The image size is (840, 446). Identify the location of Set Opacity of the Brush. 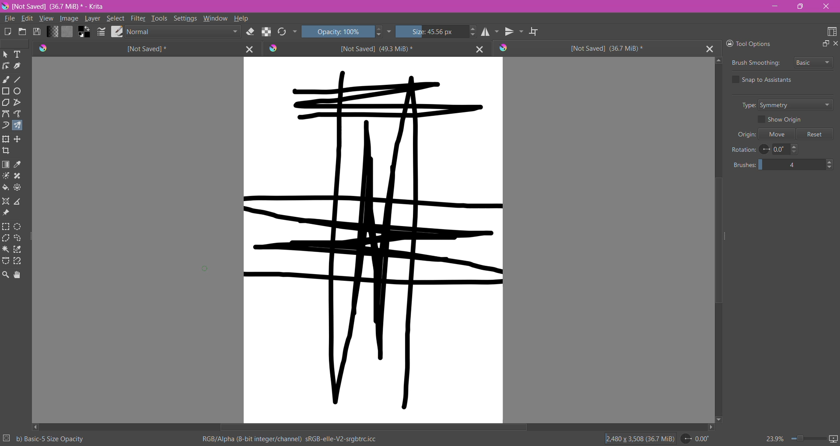
(337, 32).